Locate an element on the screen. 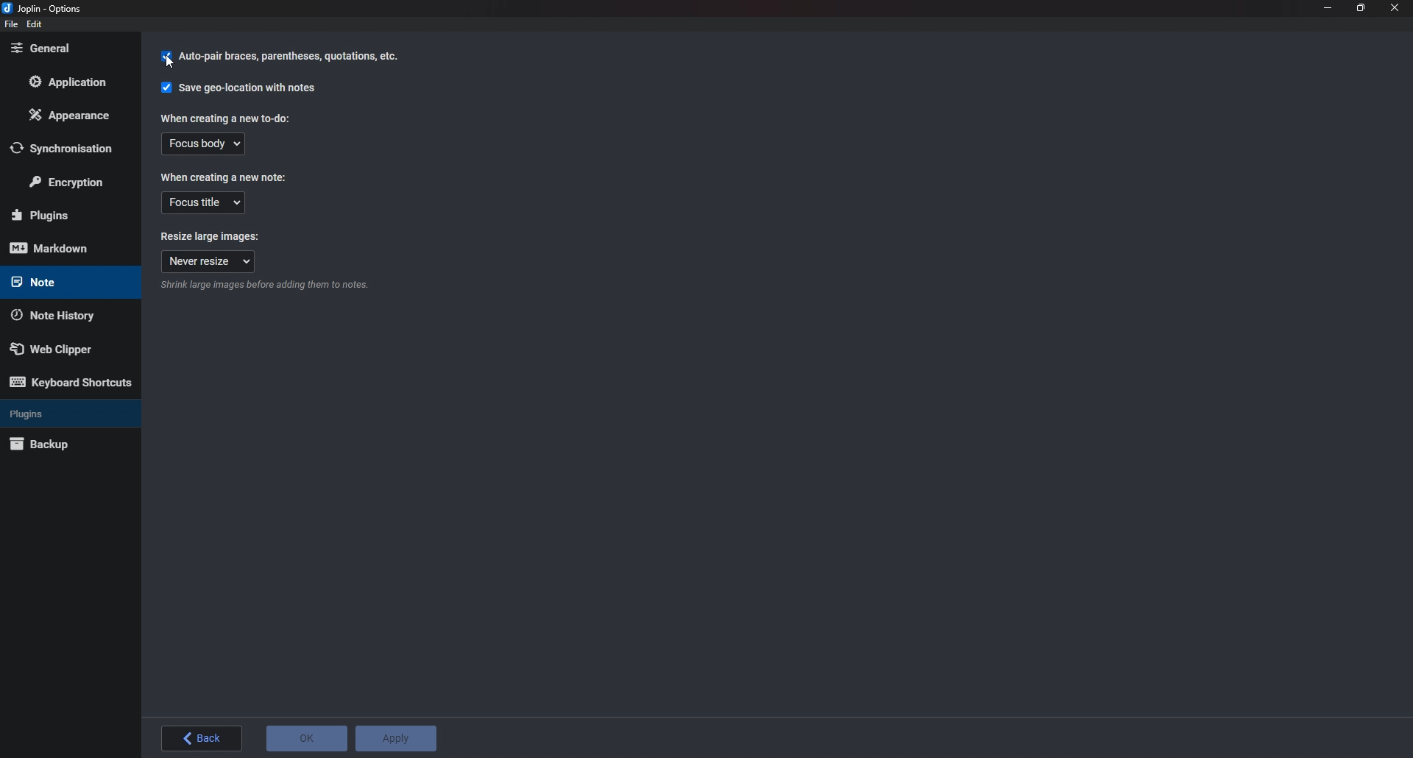 The height and width of the screenshot is (758, 1413). When creating a new to do is located at coordinates (222, 117).